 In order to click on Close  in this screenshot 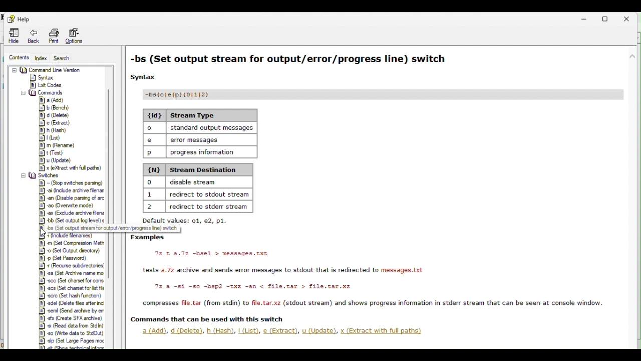, I will do `click(632, 17)`.